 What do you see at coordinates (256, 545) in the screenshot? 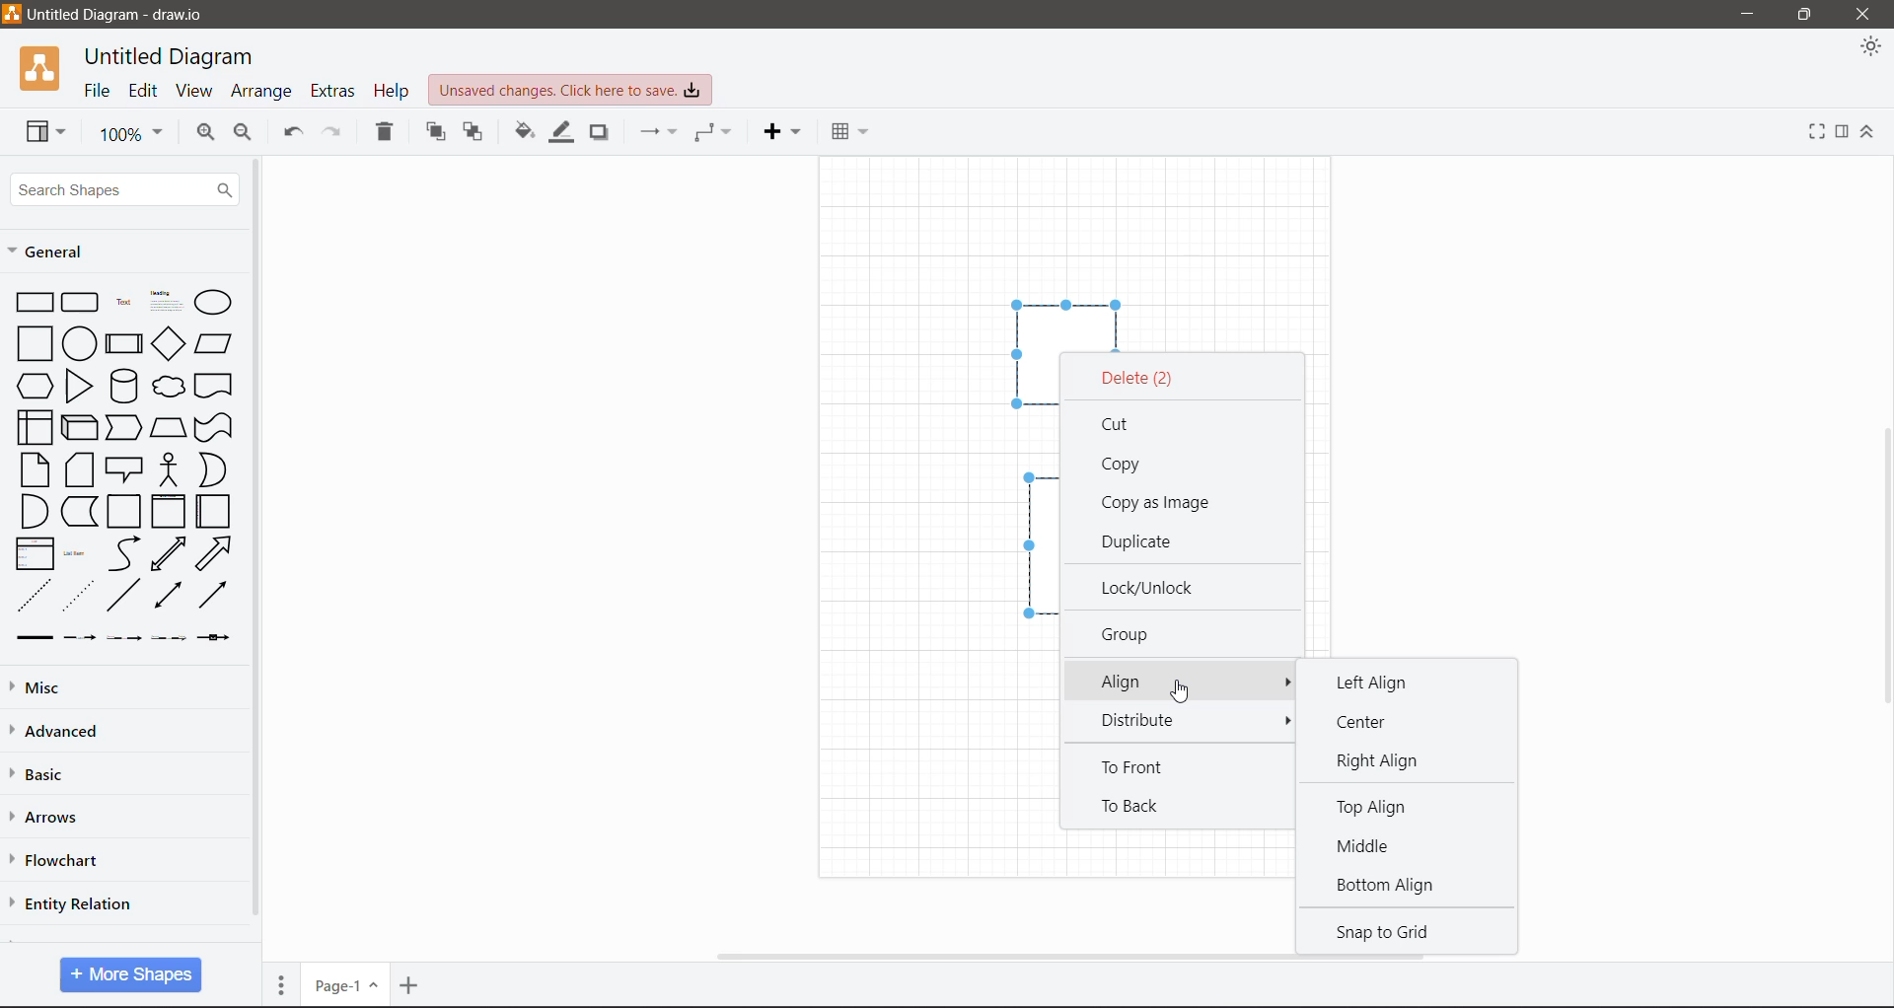
I see `Vertical Scroll Bar` at bounding box center [256, 545].